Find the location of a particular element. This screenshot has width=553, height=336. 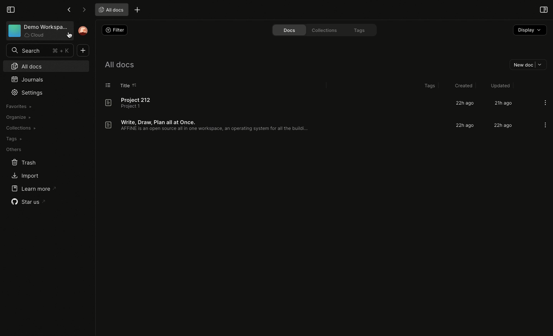

Others is located at coordinates (14, 150).